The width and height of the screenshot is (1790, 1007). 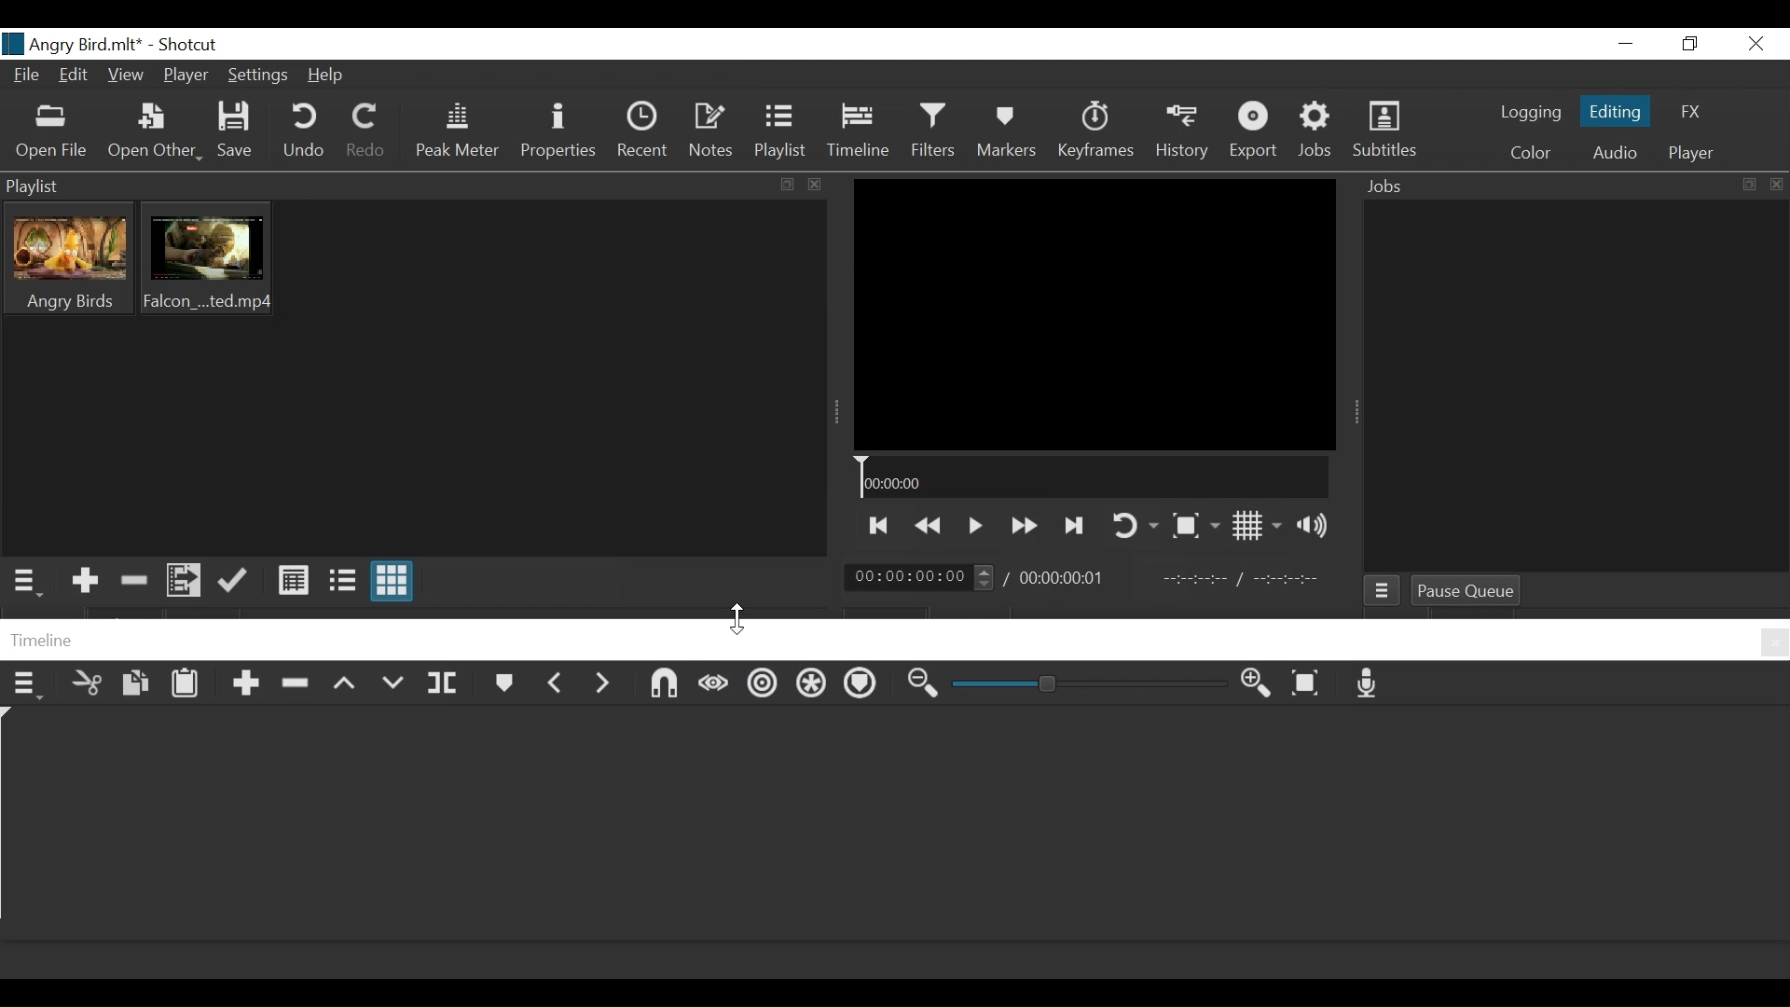 What do you see at coordinates (1613, 154) in the screenshot?
I see `Audio` at bounding box center [1613, 154].